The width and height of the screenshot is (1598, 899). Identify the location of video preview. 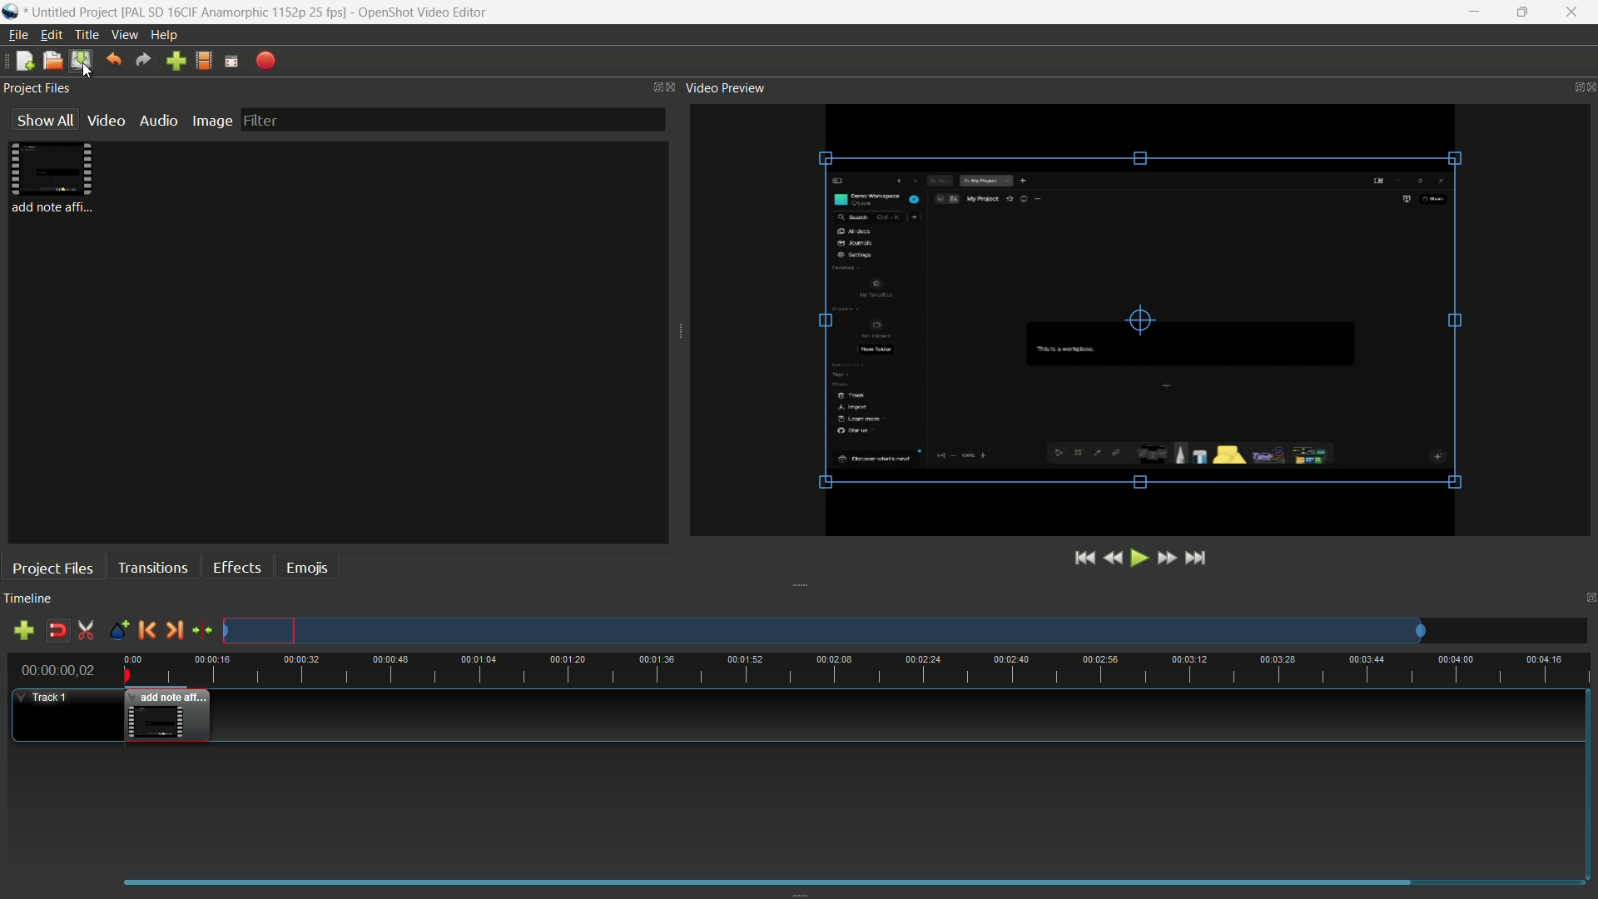
(730, 88).